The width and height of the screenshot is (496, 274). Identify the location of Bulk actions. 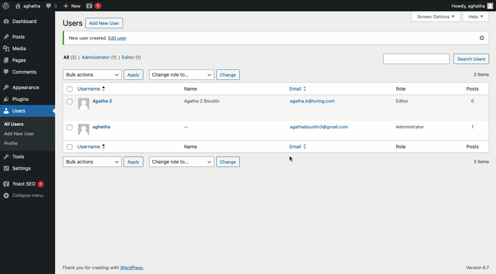
(91, 161).